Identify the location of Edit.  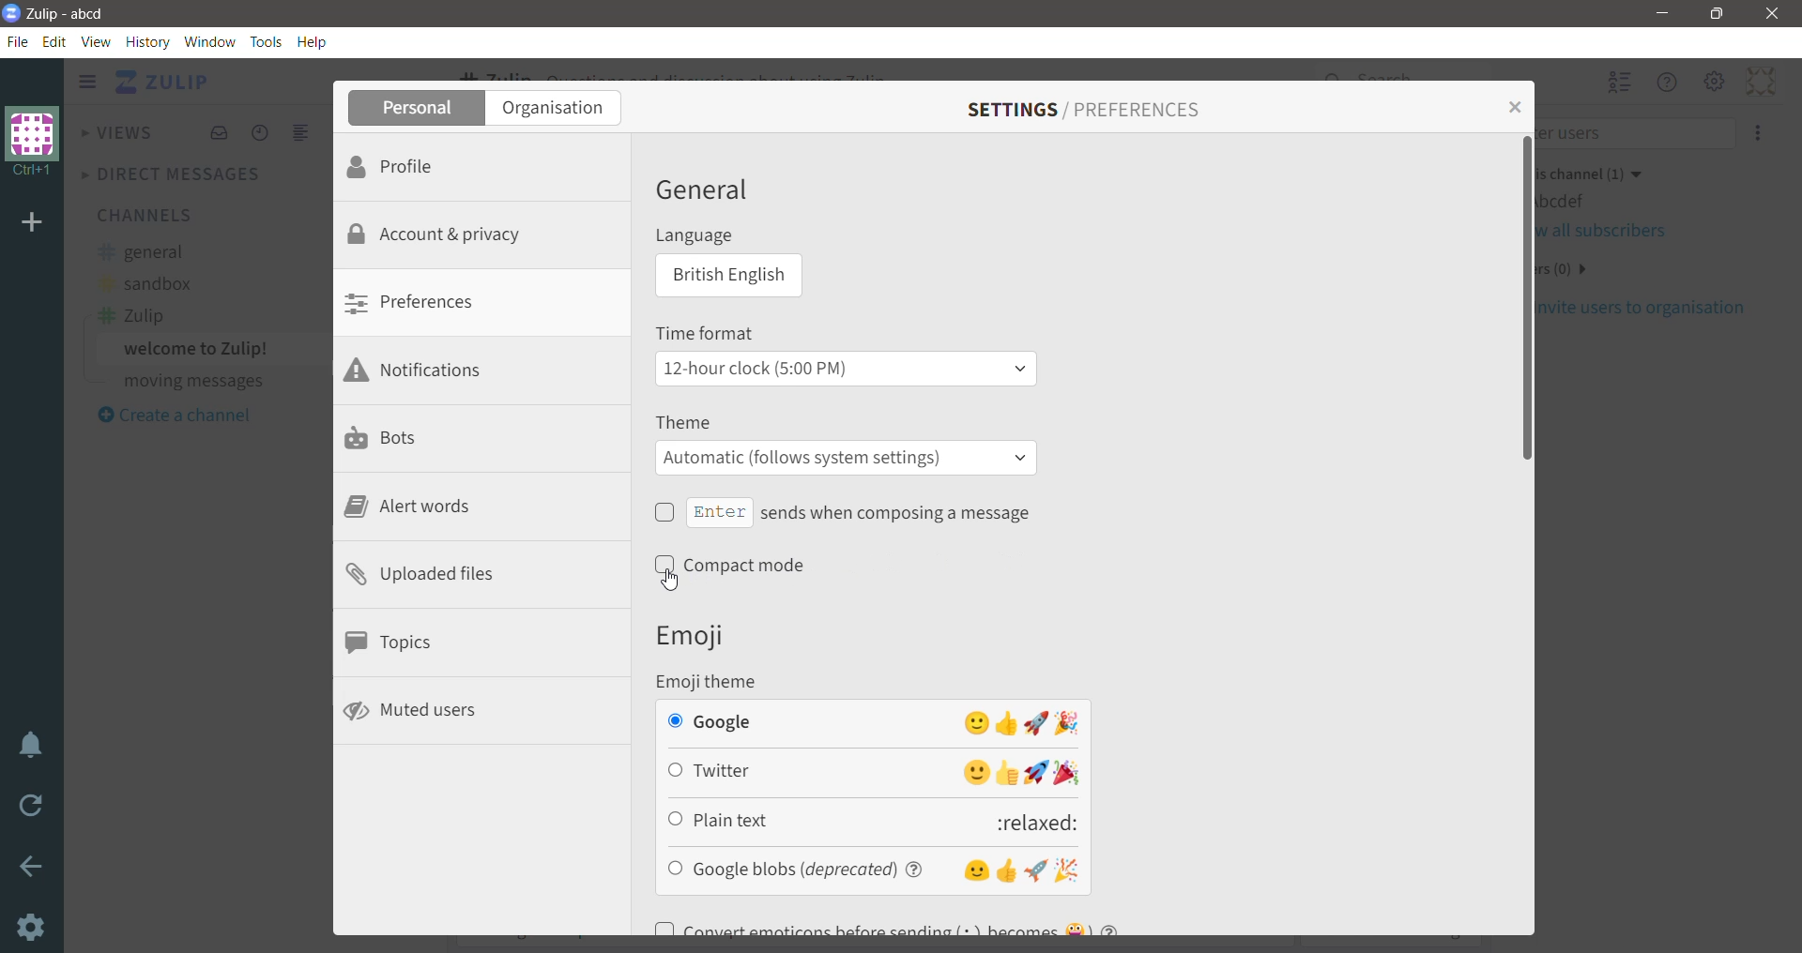
(54, 41).